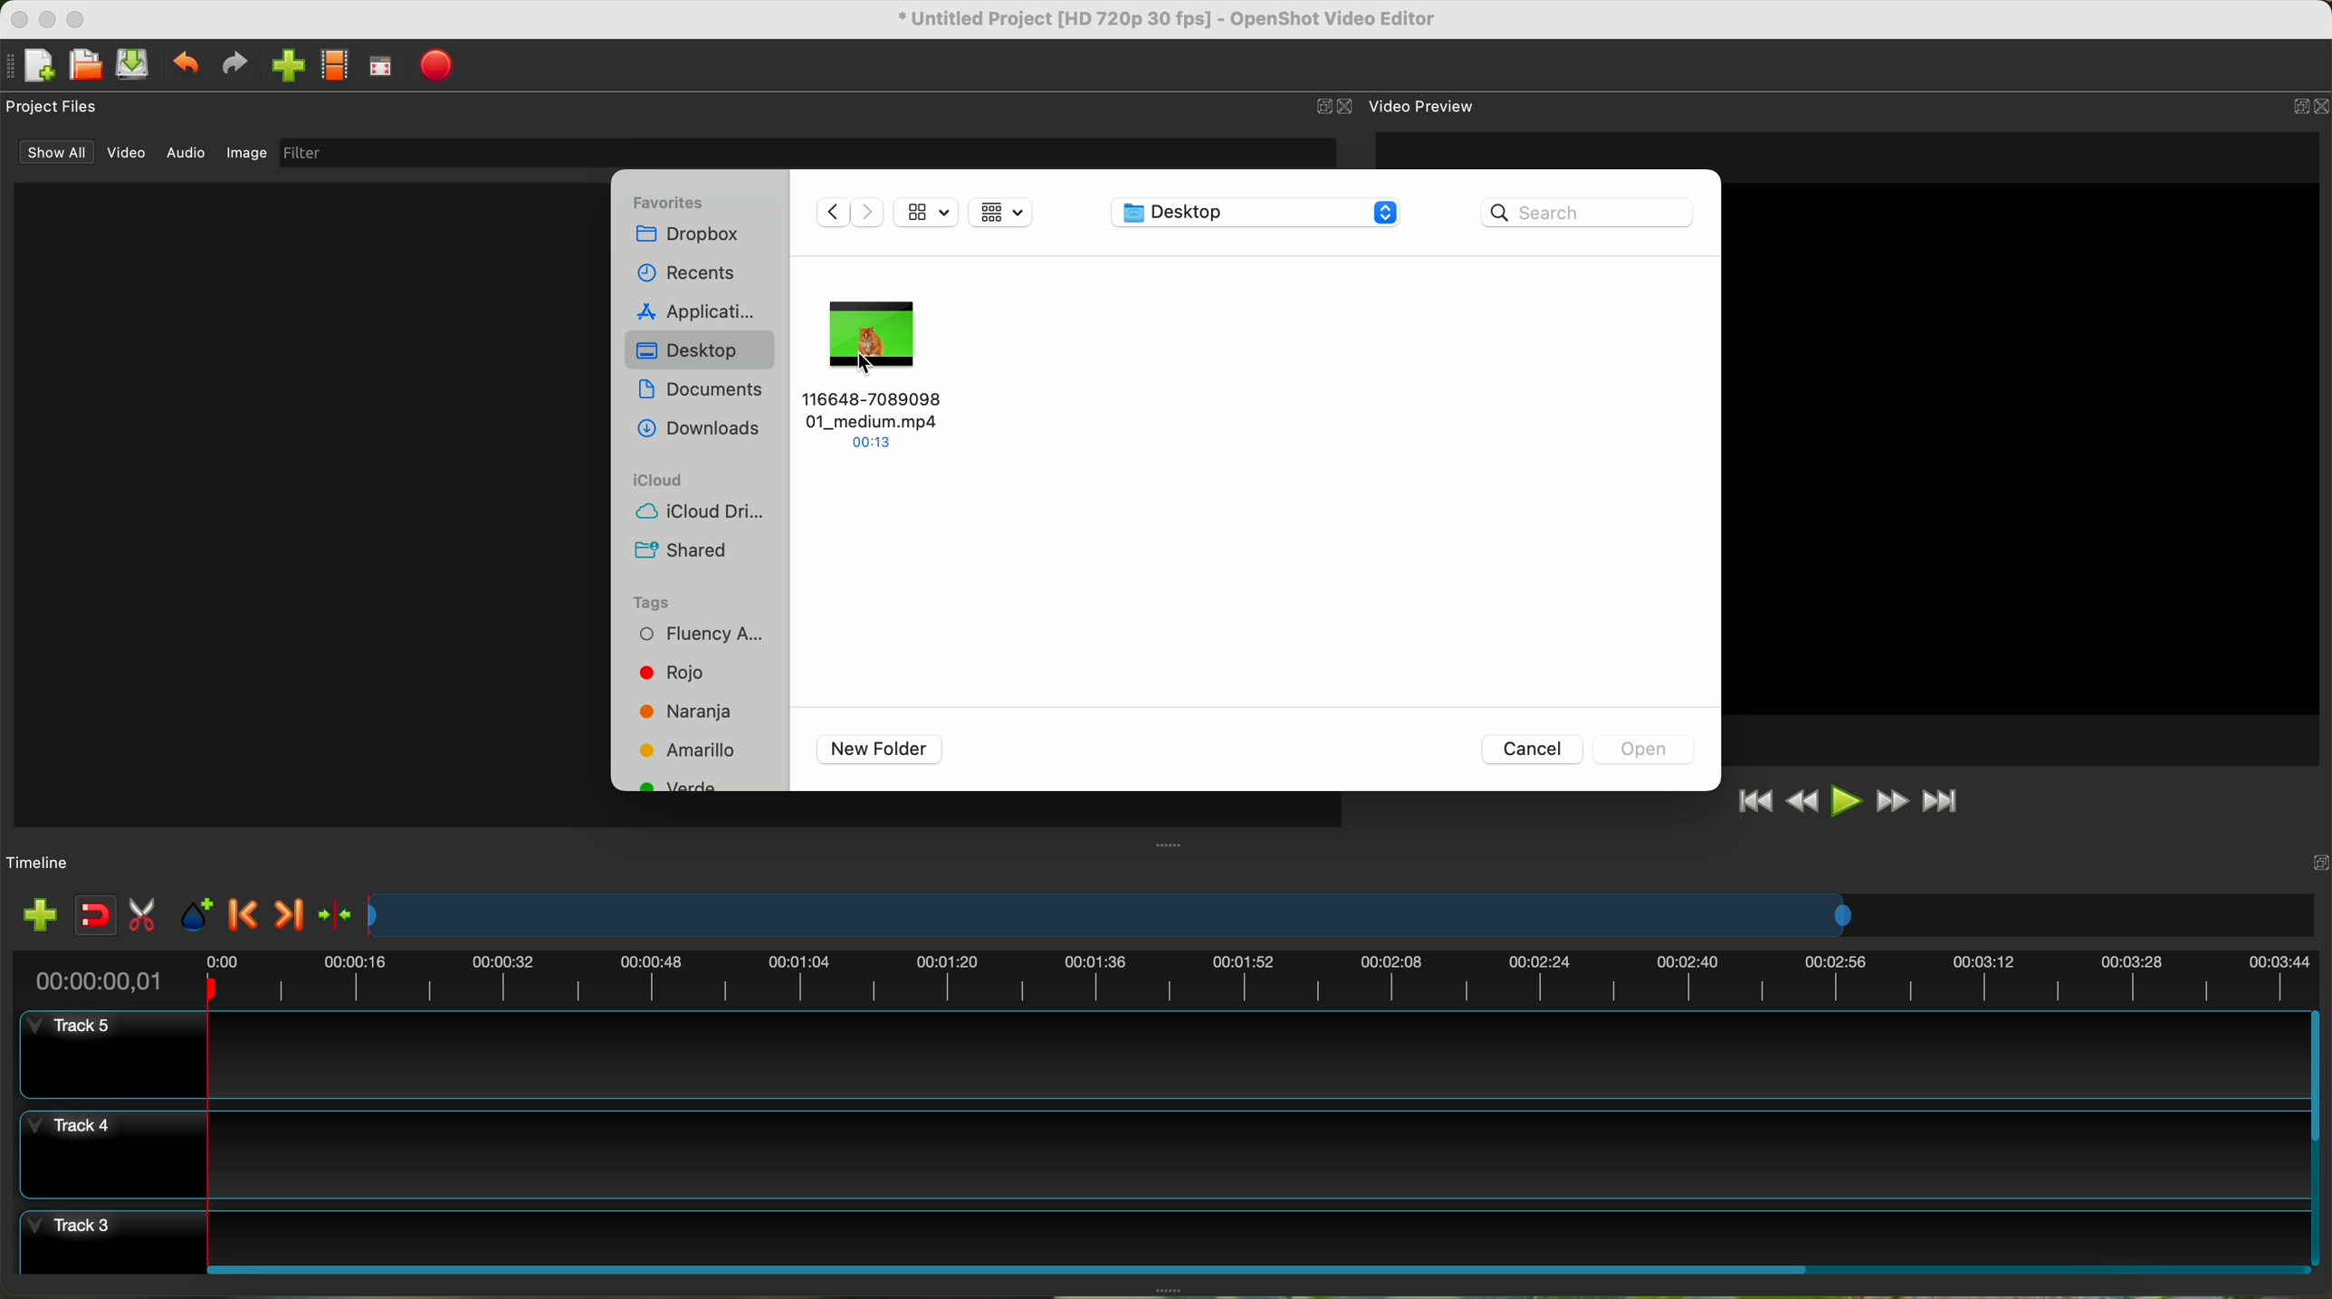 This screenshot has height=1299, width=2332. What do you see at coordinates (39, 864) in the screenshot?
I see `timeline` at bounding box center [39, 864].